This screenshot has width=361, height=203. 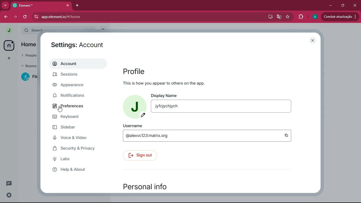 I want to click on cursor, so click(x=61, y=110).